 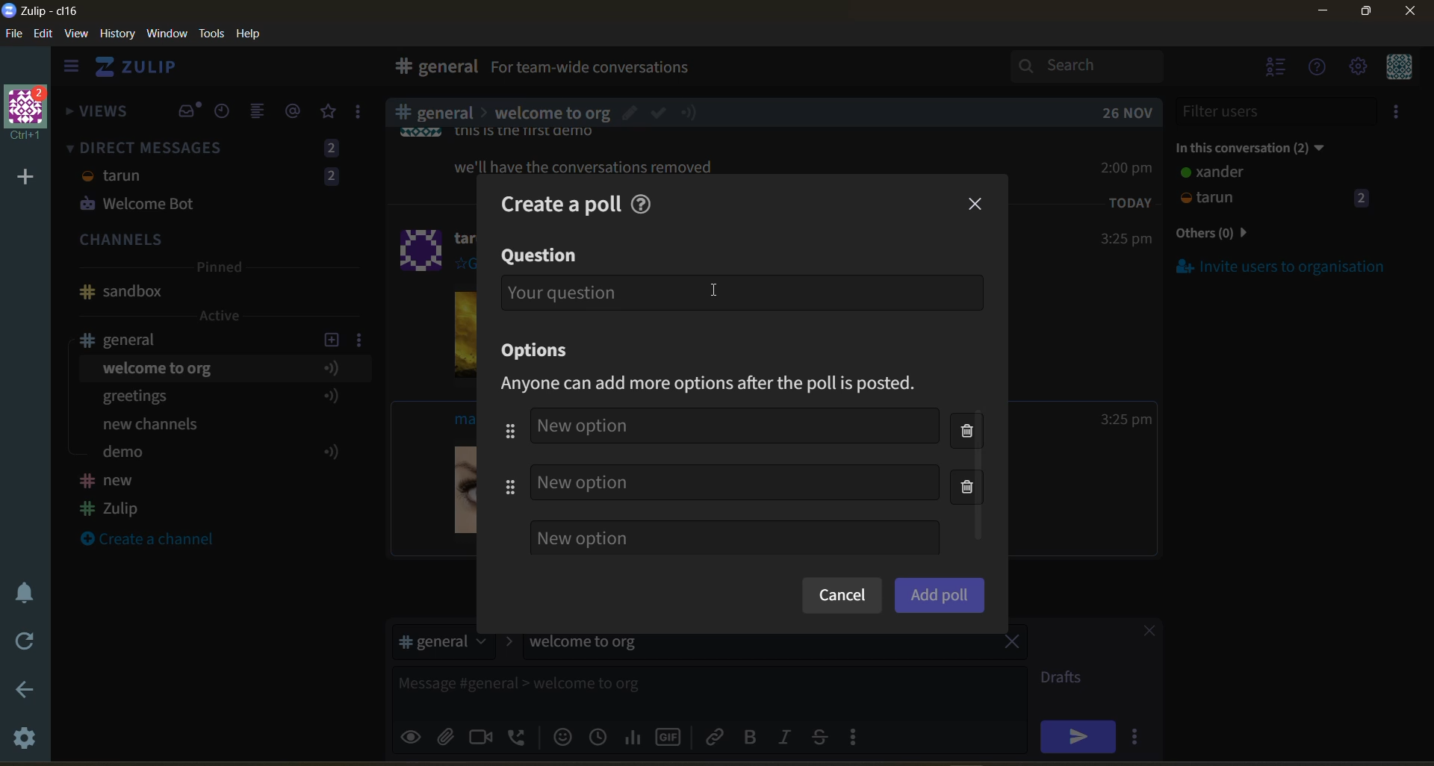 I want to click on delete, so click(x=972, y=461).